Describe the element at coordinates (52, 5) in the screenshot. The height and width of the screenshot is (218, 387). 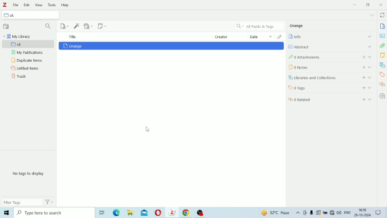
I see `Tools` at that location.